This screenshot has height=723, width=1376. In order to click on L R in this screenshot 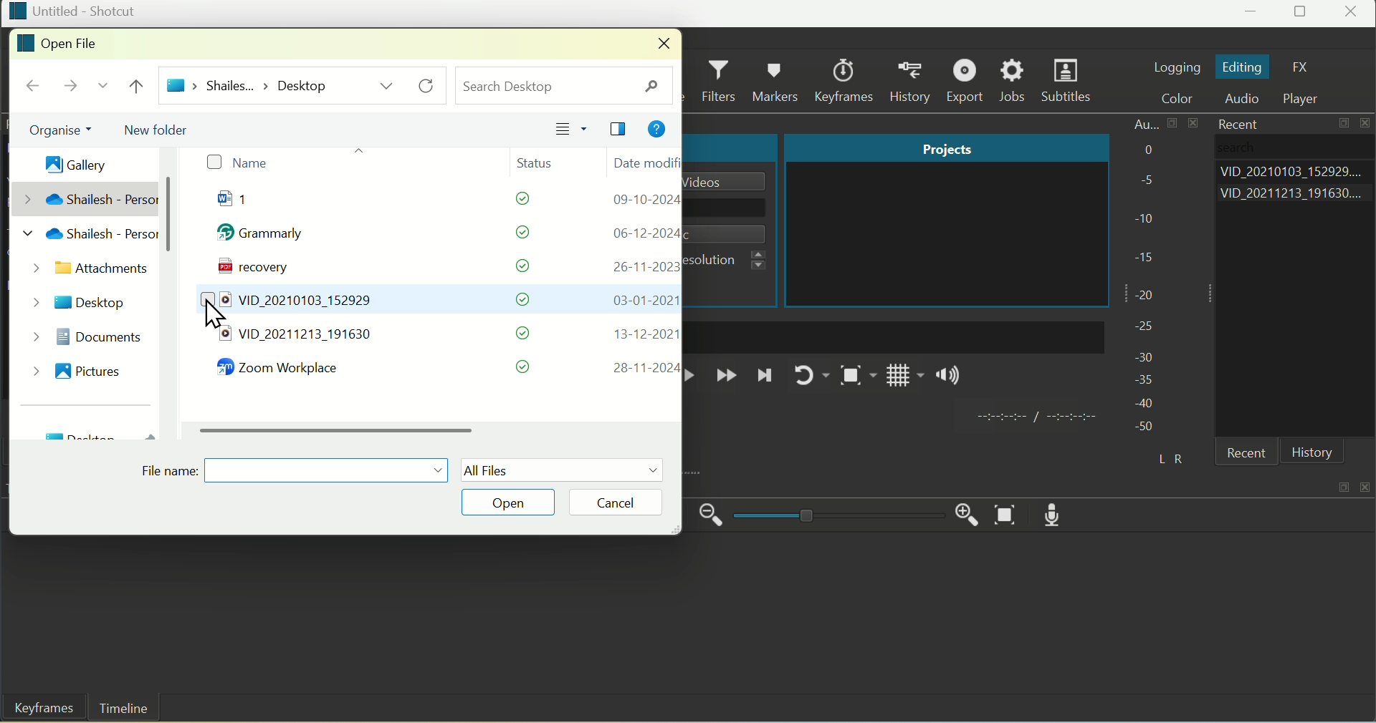, I will do `click(1167, 456)`.